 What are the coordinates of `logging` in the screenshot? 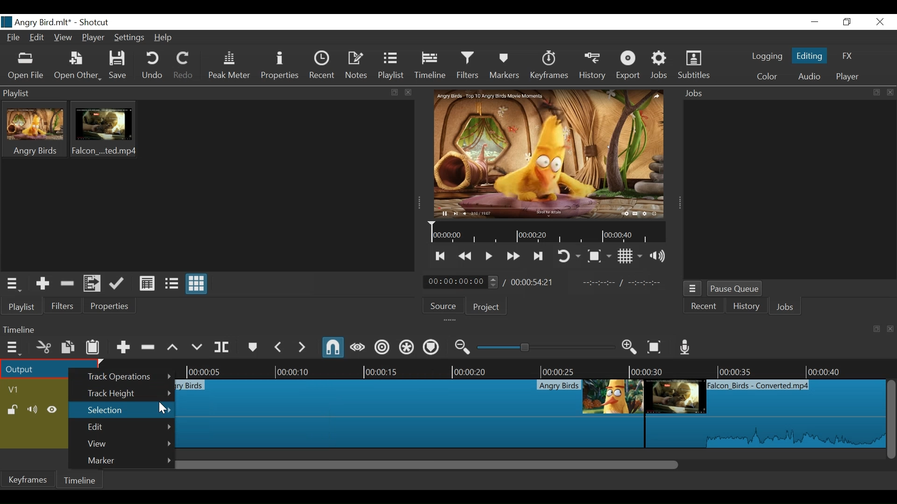 It's located at (767, 56).